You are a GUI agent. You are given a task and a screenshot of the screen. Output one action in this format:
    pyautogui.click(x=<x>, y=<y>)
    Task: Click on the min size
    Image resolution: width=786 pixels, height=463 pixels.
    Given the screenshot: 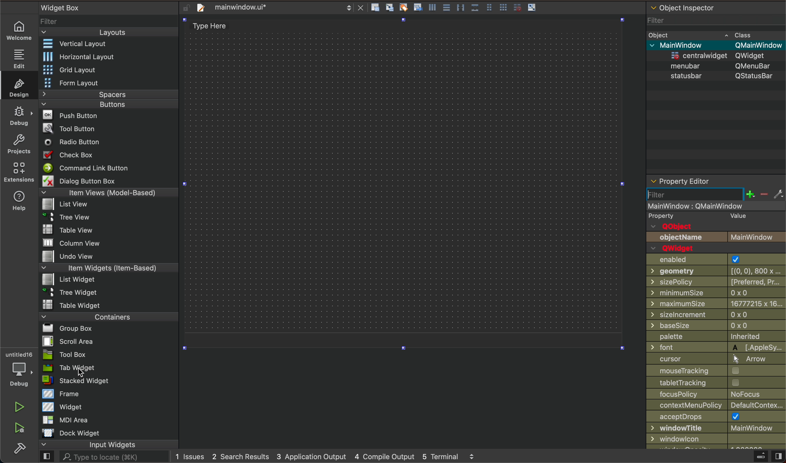 What is the action you would take?
    pyautogui.click(x=717, y=293)
    